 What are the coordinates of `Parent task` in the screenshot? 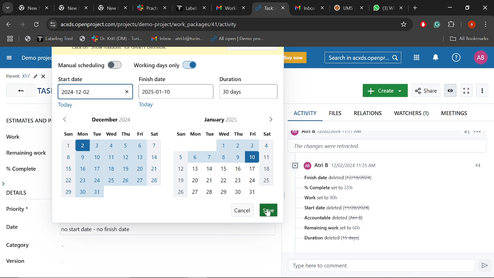 It's located at (26, 76).